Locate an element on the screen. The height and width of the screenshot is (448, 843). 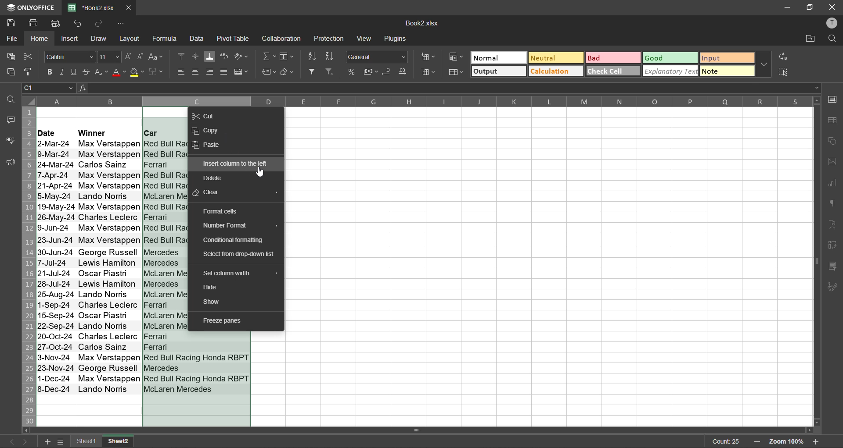
zoom in is located at coordinates (818, 440).